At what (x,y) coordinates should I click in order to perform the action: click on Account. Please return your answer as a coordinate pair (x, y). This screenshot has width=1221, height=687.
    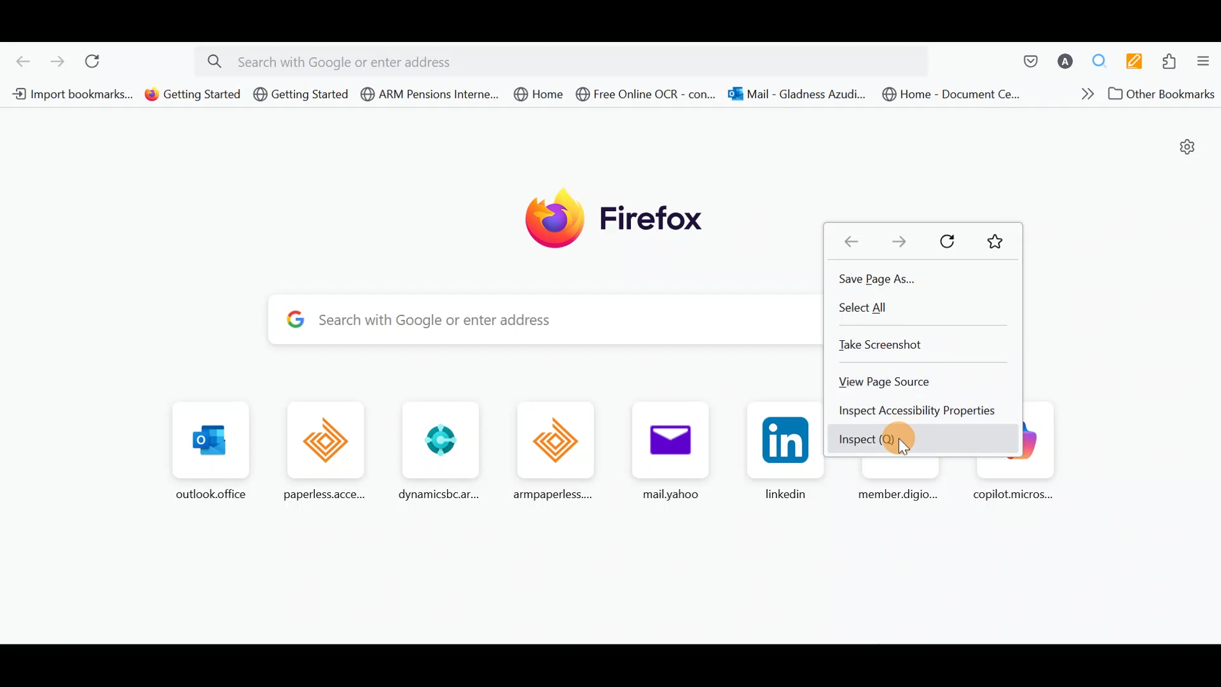
    Looking at the image, I should click on (1066, 56).